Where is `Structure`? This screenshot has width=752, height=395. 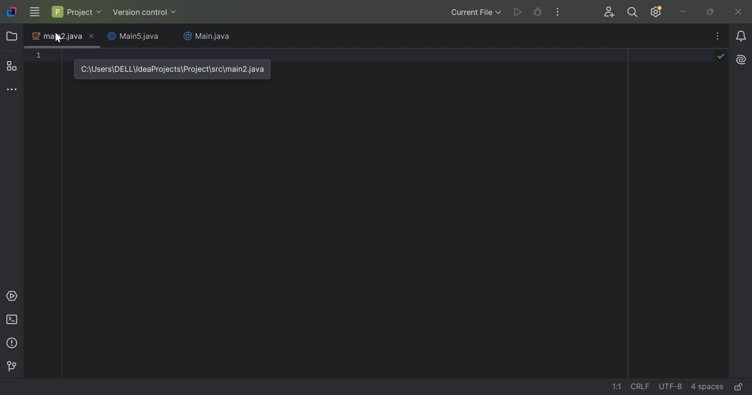
Structure is located at coordinates (13, 66).